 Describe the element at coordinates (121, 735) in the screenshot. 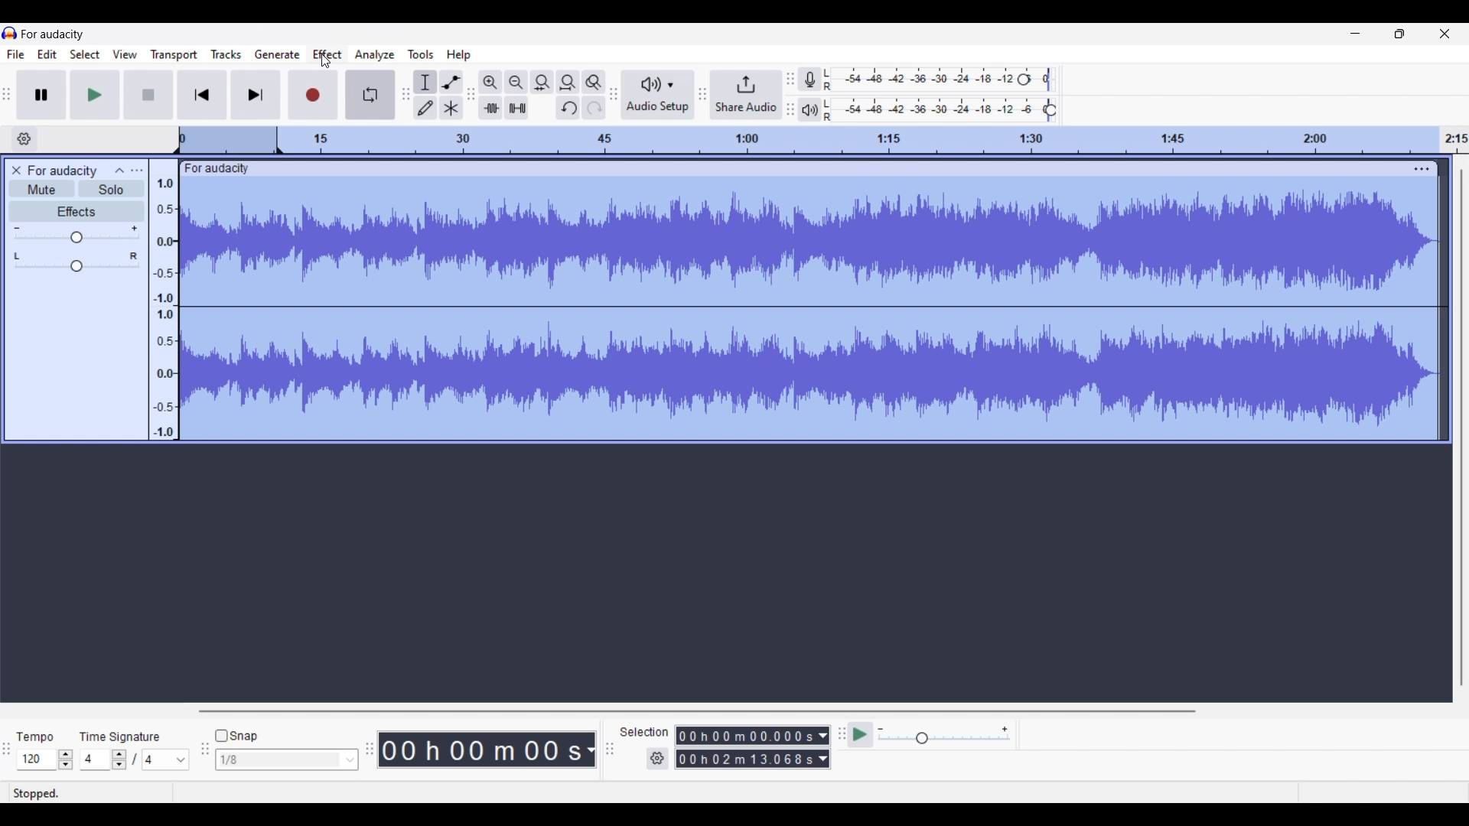

I see `TIme signature` at that location.